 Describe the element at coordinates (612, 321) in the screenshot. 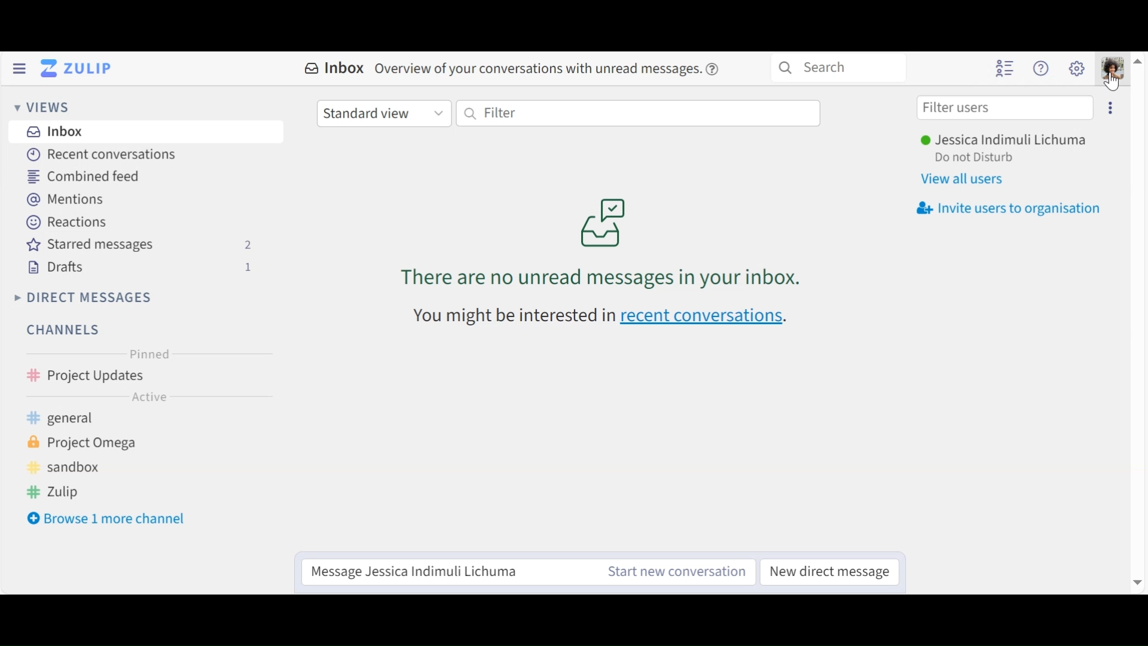

I see `You might be interested in recent conversations.` at that location.